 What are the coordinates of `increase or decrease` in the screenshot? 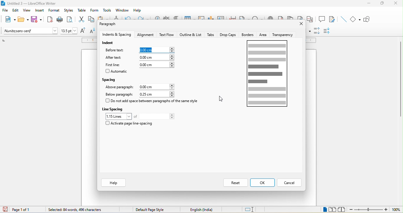 It's located at (171, 87).